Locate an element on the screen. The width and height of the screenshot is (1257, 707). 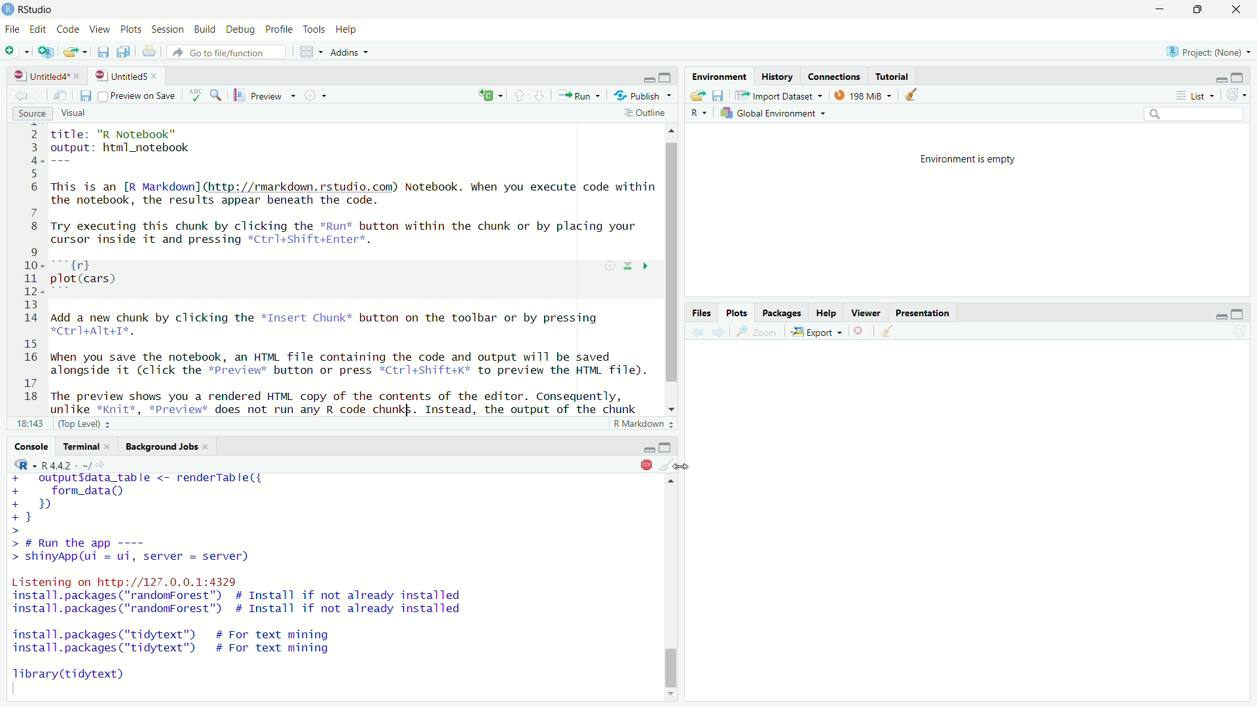
Source is located at coordinates (33, 114).